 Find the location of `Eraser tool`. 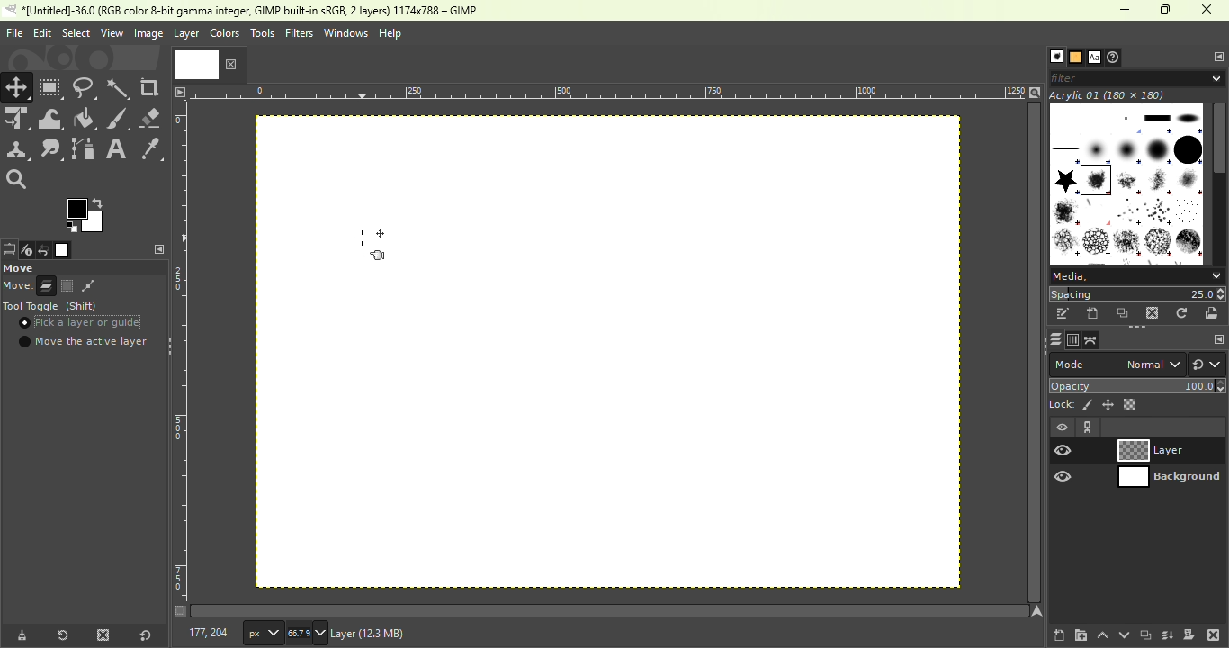

Eraser tool is located at coordinates (152, 118).